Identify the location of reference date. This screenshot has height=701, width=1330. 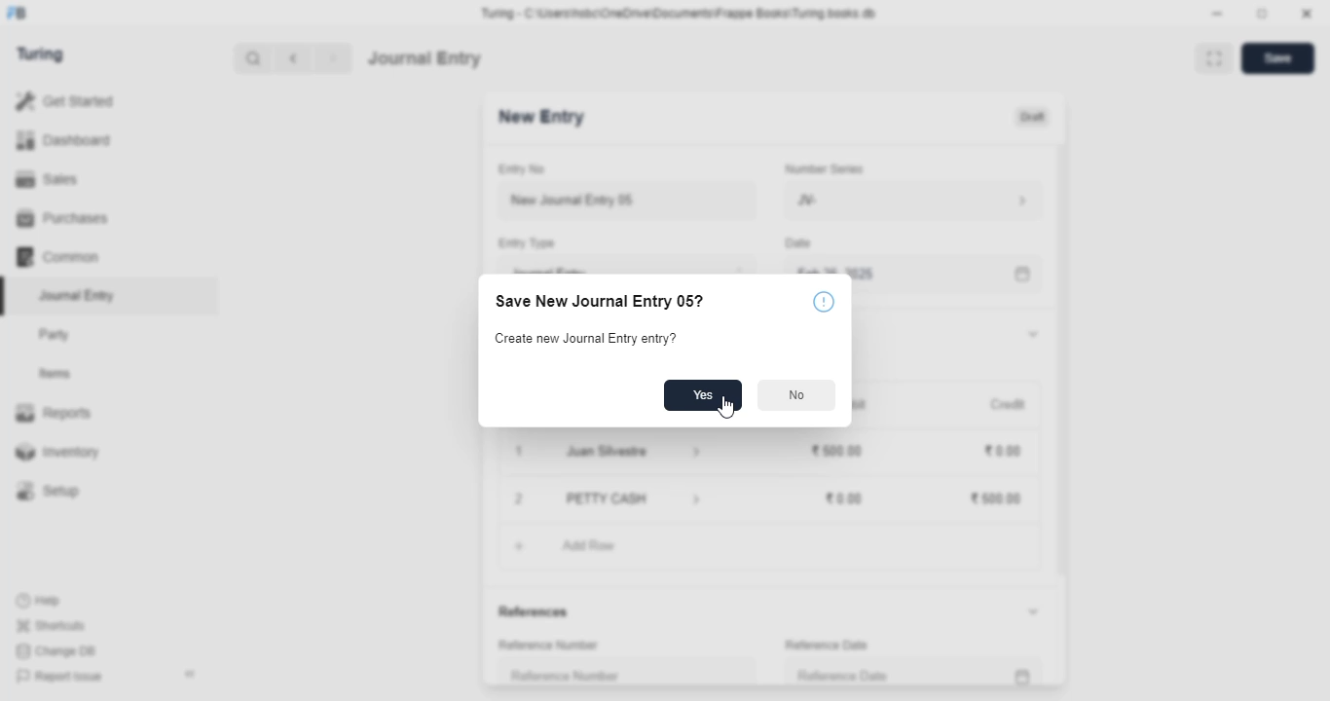
(885, 673).